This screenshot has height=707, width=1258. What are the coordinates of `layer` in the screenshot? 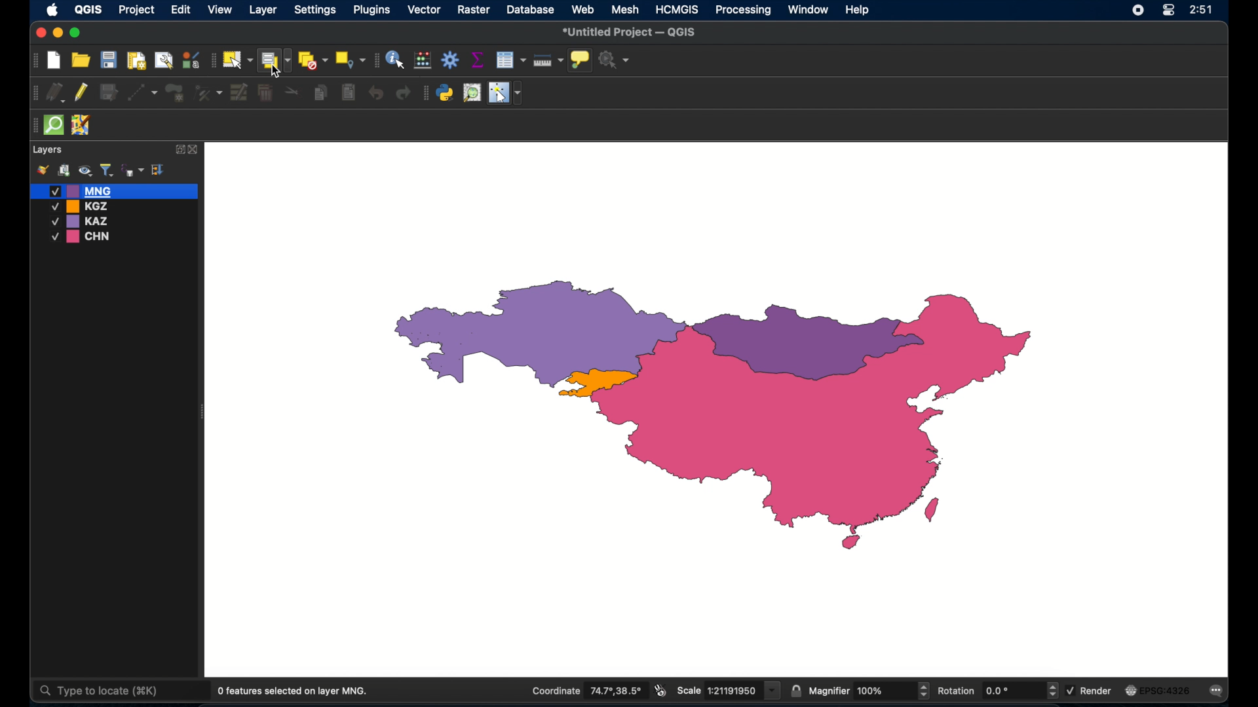 It's located at (261, 10).